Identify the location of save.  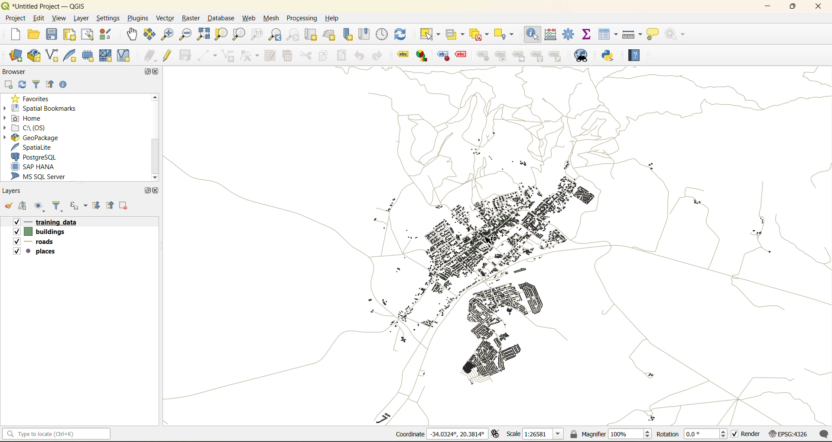
(52, 36).